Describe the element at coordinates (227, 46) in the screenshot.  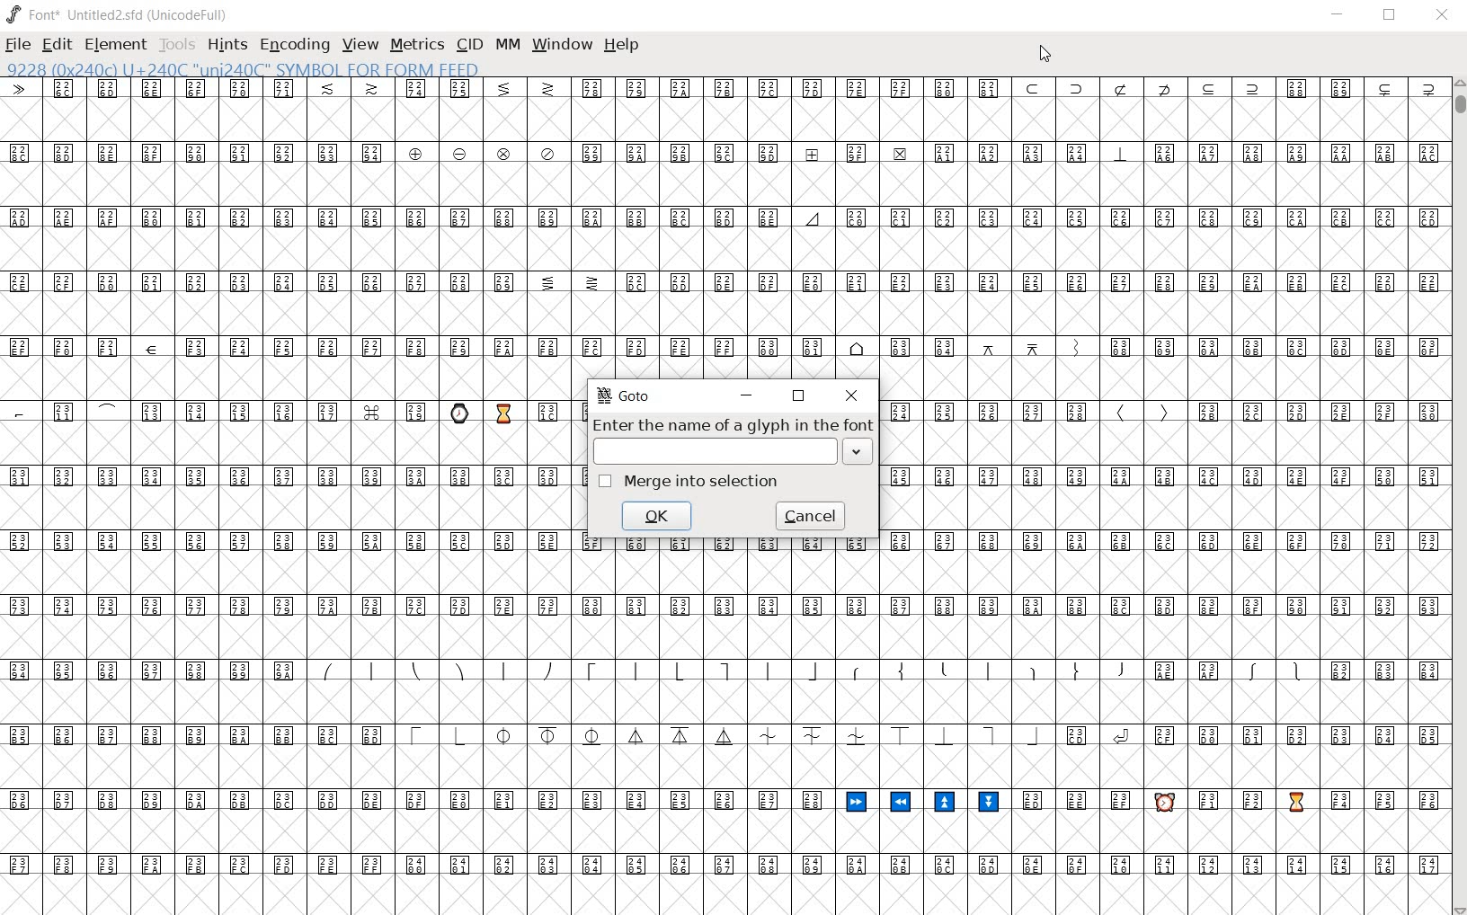
I see `hints` at that location.